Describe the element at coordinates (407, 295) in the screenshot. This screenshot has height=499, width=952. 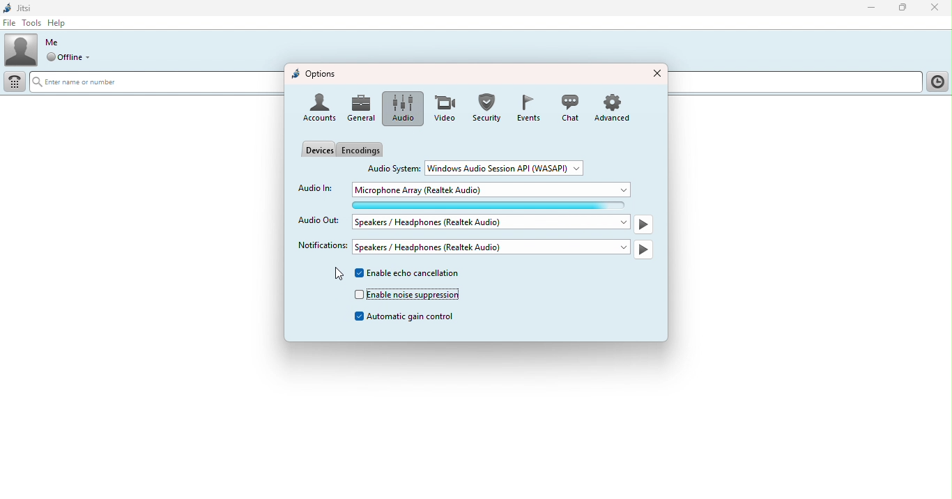
I see `Enable noise suppression` at that location.